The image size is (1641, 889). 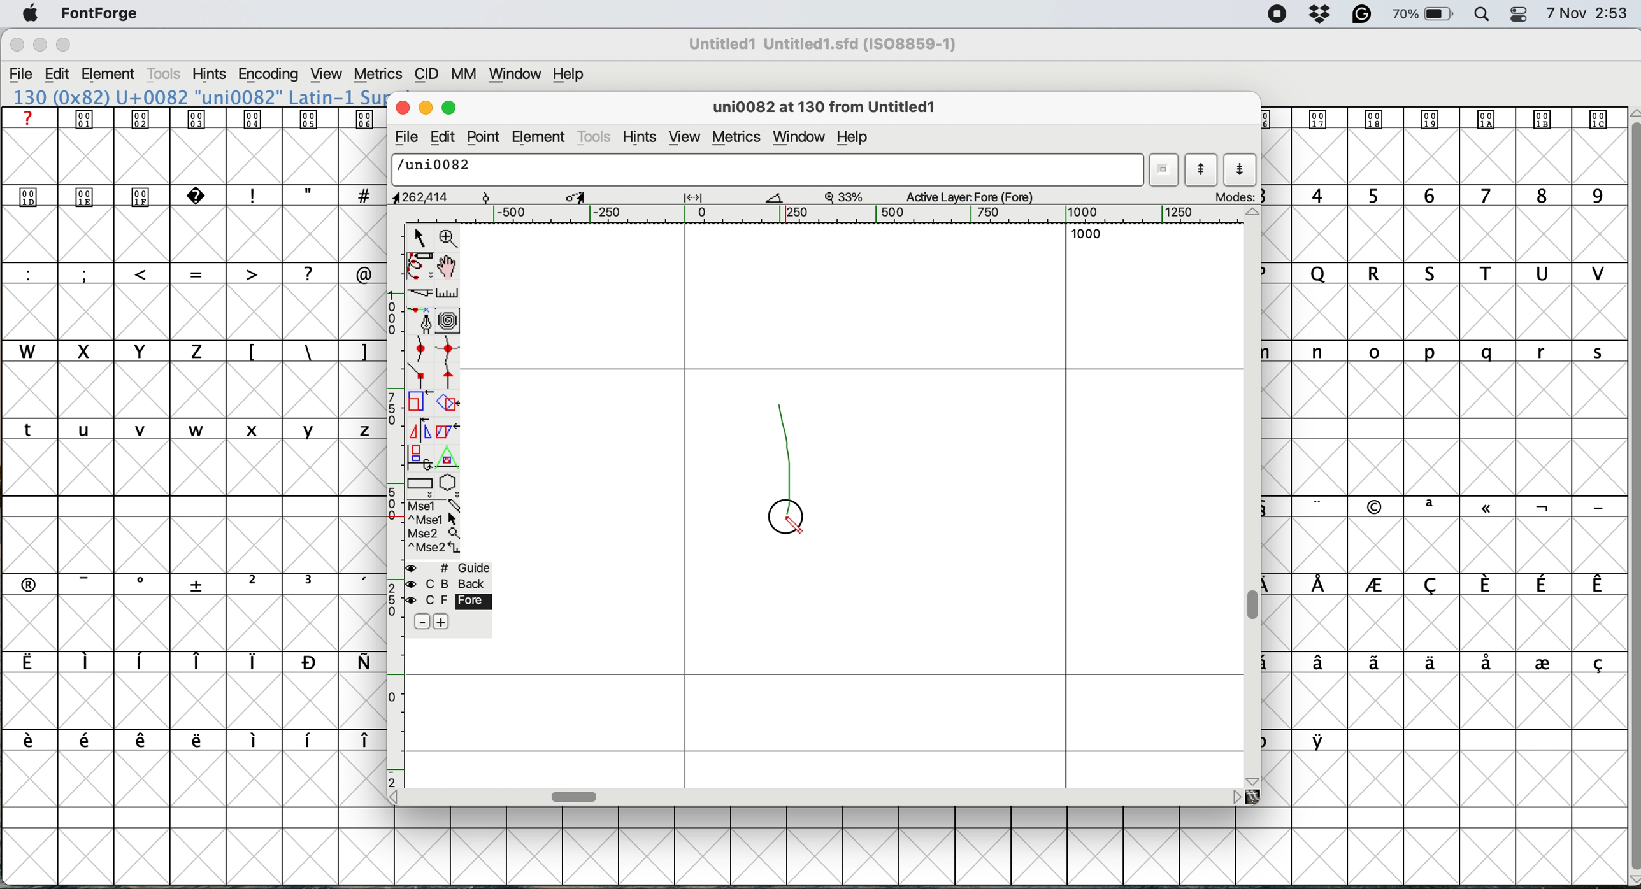 I want to click on special characters, so click(x=304, y=350).